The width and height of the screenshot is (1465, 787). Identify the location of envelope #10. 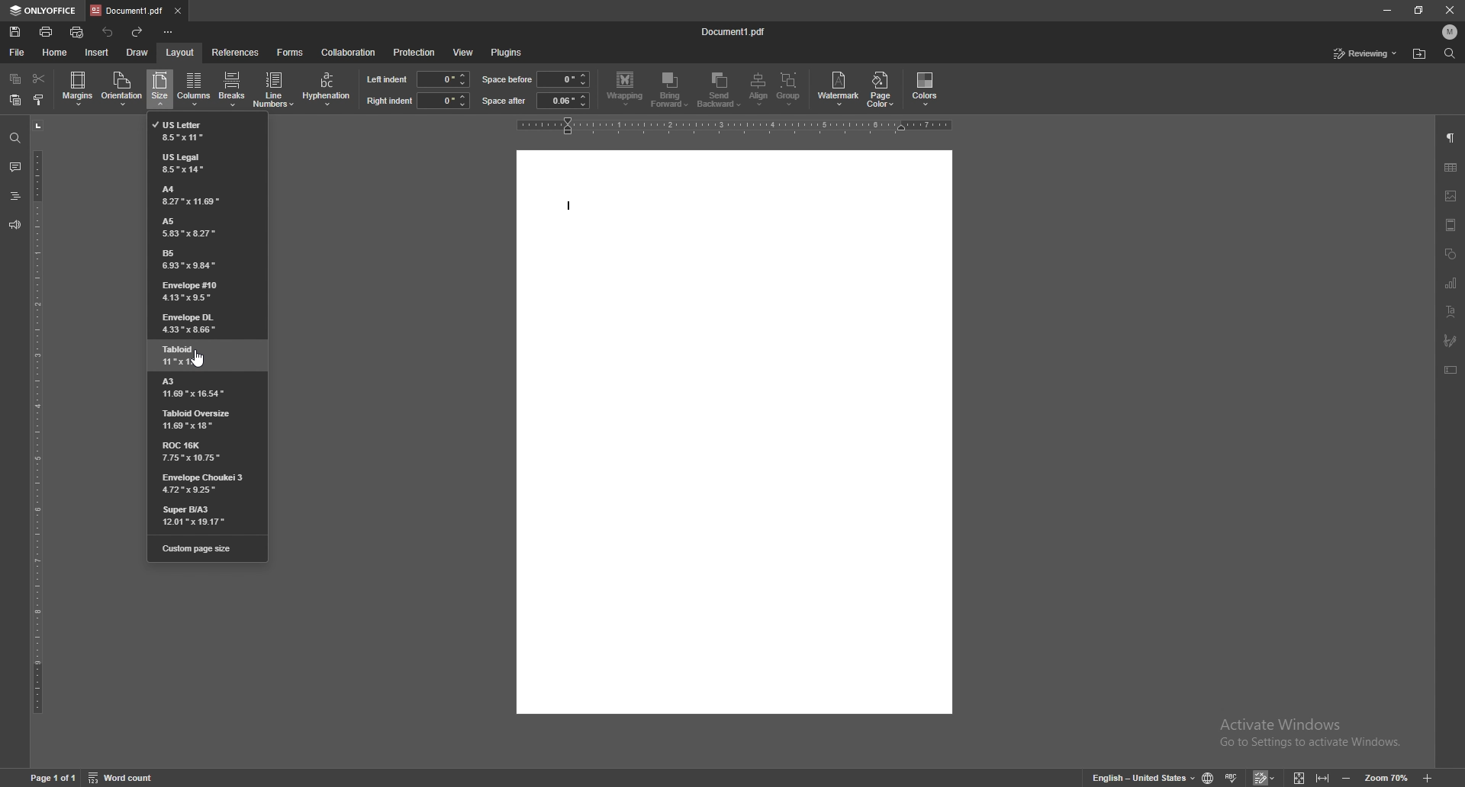
(201, 291).